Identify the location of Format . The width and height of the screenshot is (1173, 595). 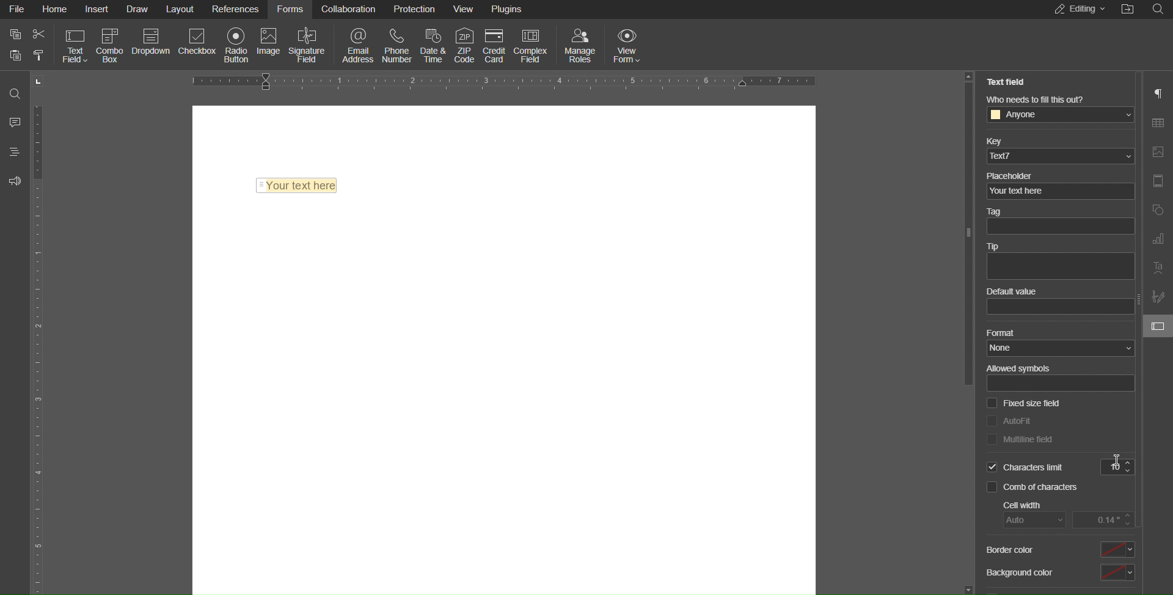
(1058, 343).